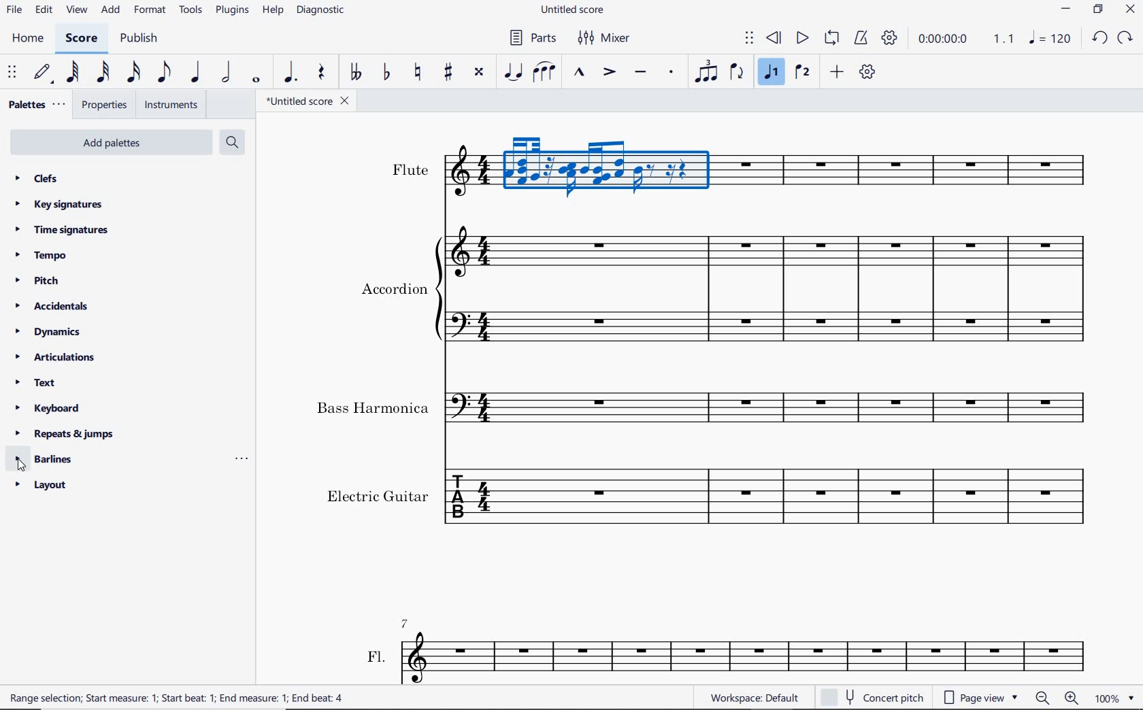 This screenshot has height=710, width=1143. I want to click on 7, so click(408, 622).